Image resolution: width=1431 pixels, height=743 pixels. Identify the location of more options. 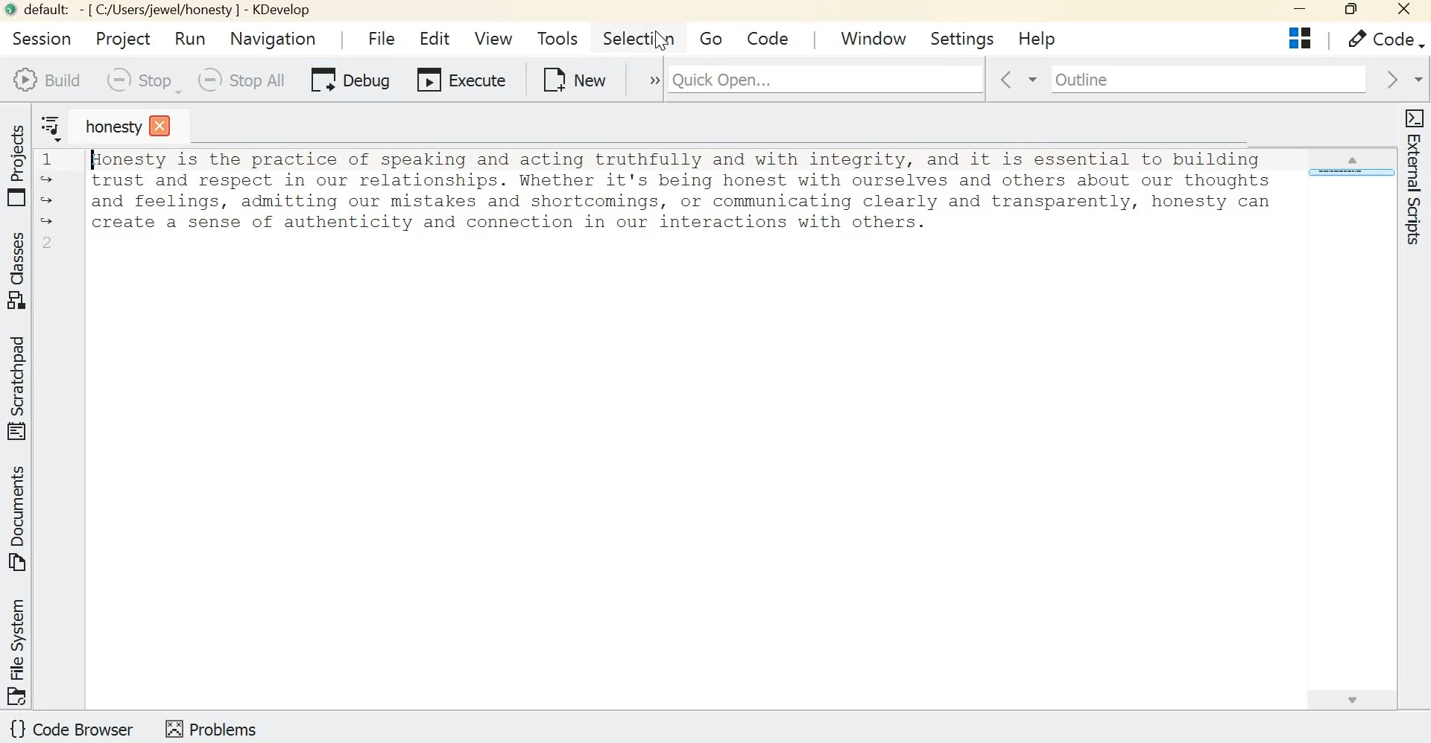
(644, 80).